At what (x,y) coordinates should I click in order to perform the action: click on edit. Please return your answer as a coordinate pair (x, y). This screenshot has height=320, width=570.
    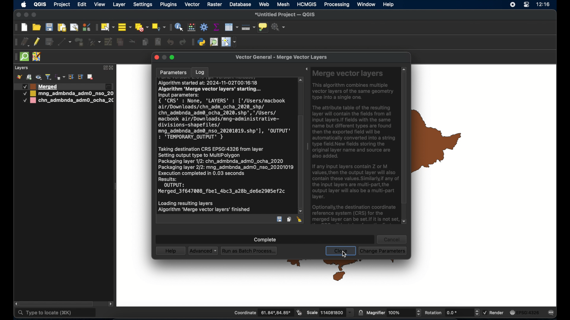
    Looking at the image, I should click on (82, 5).